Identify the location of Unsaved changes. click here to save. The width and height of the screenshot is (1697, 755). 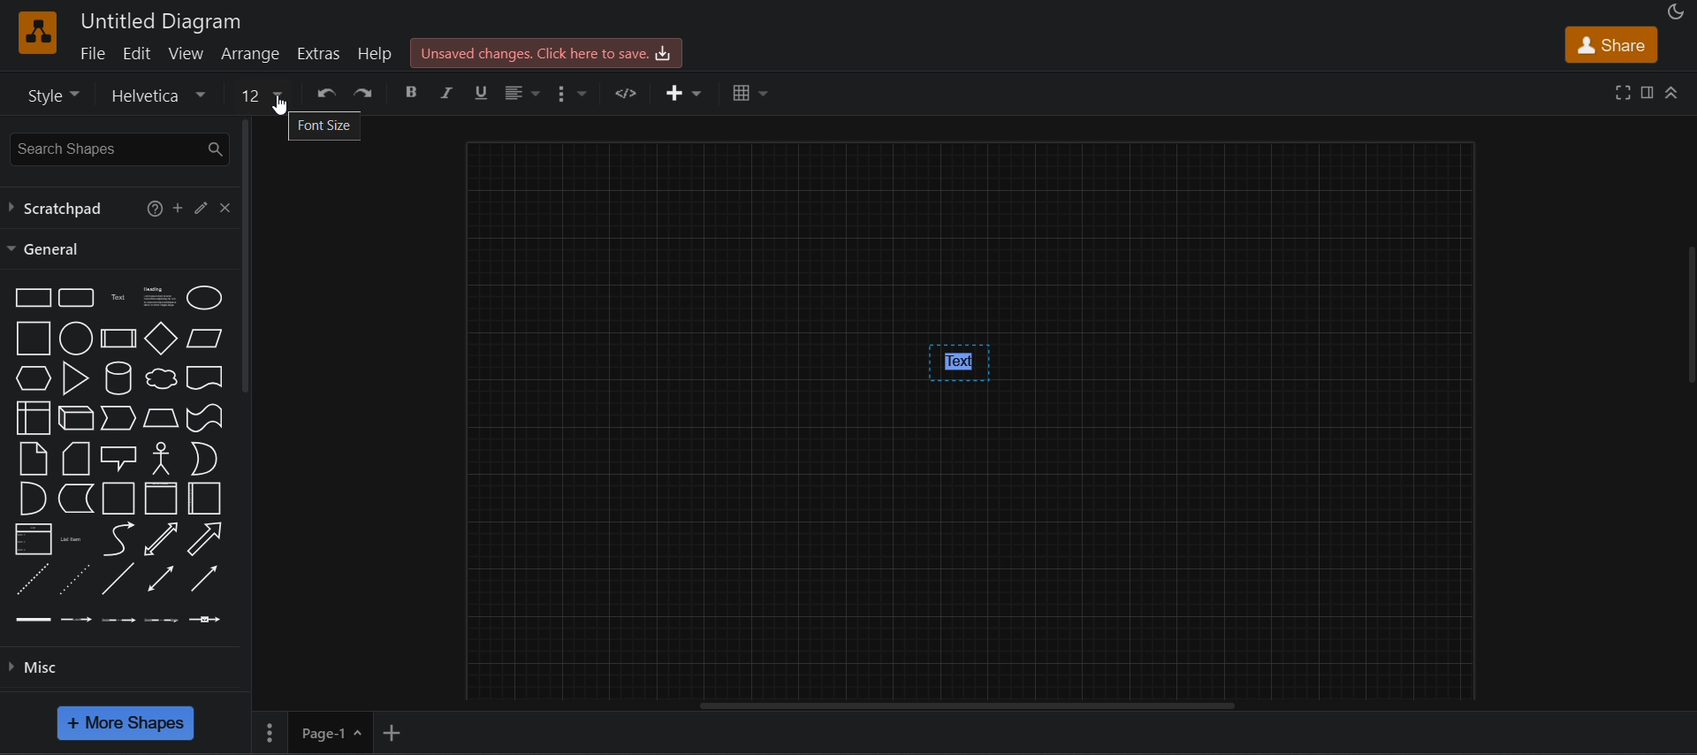
(547, 53).